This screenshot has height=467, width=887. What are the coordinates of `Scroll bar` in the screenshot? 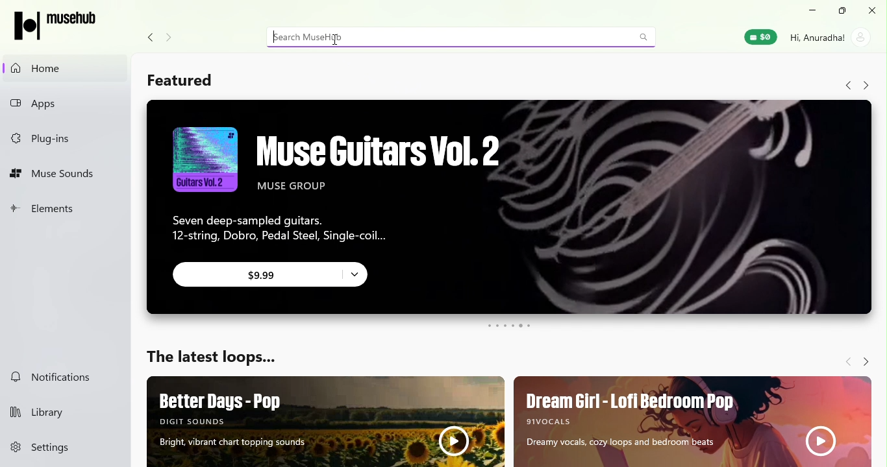 It's located at (880, 263).